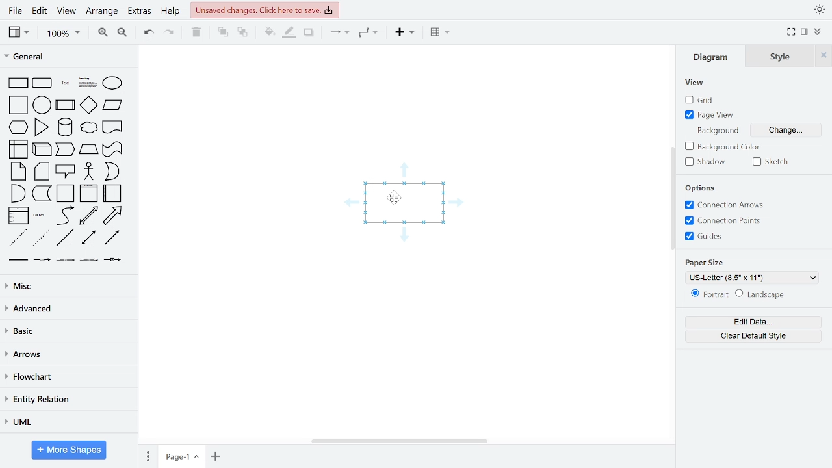 The image size is (832, 468). Describe the element at coordinates (112, 127) in the screenshot. I see `document` at that location.